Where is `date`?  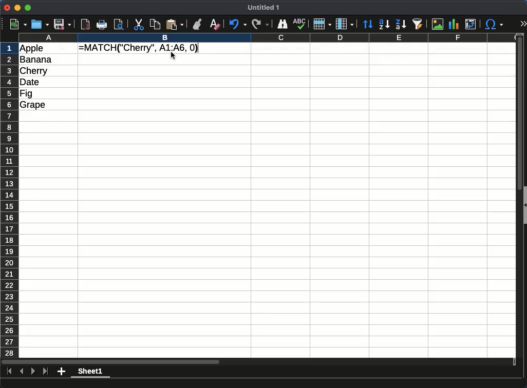 date is located at coordinates (30, 82).